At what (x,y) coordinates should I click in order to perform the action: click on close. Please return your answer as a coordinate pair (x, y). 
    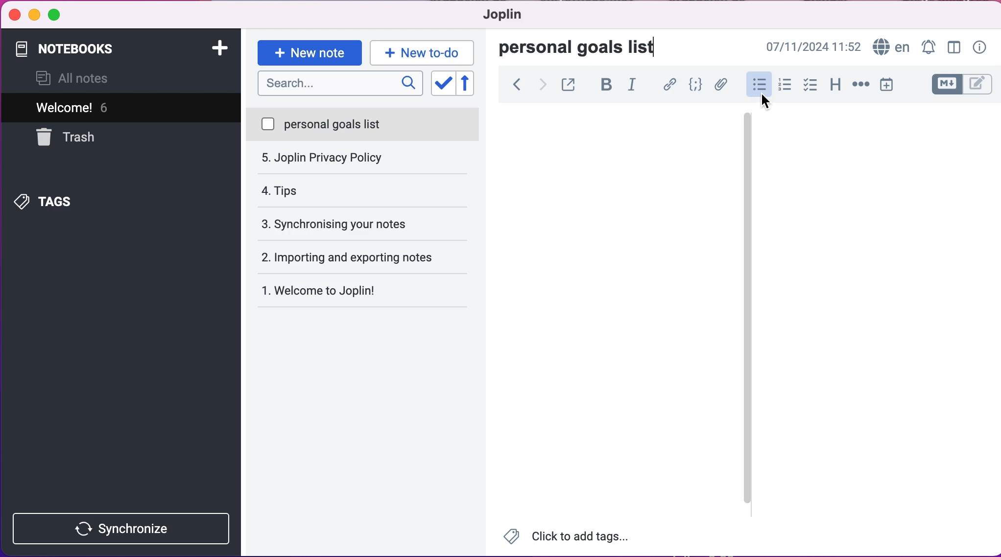
    Looking at the image, I should click on (14, 15).